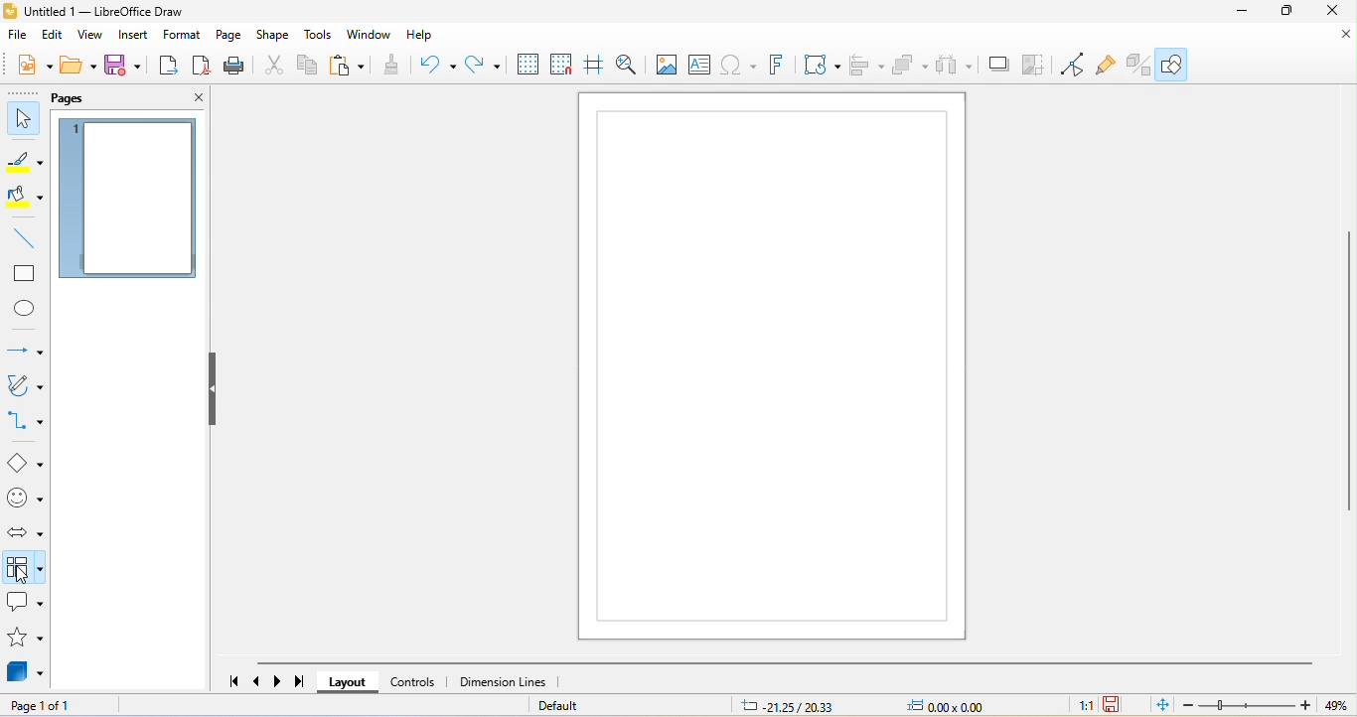  What do you see at coordinates (26, 567) in the screenshot?
I see `flow chart` at bounding box center [26, 567].